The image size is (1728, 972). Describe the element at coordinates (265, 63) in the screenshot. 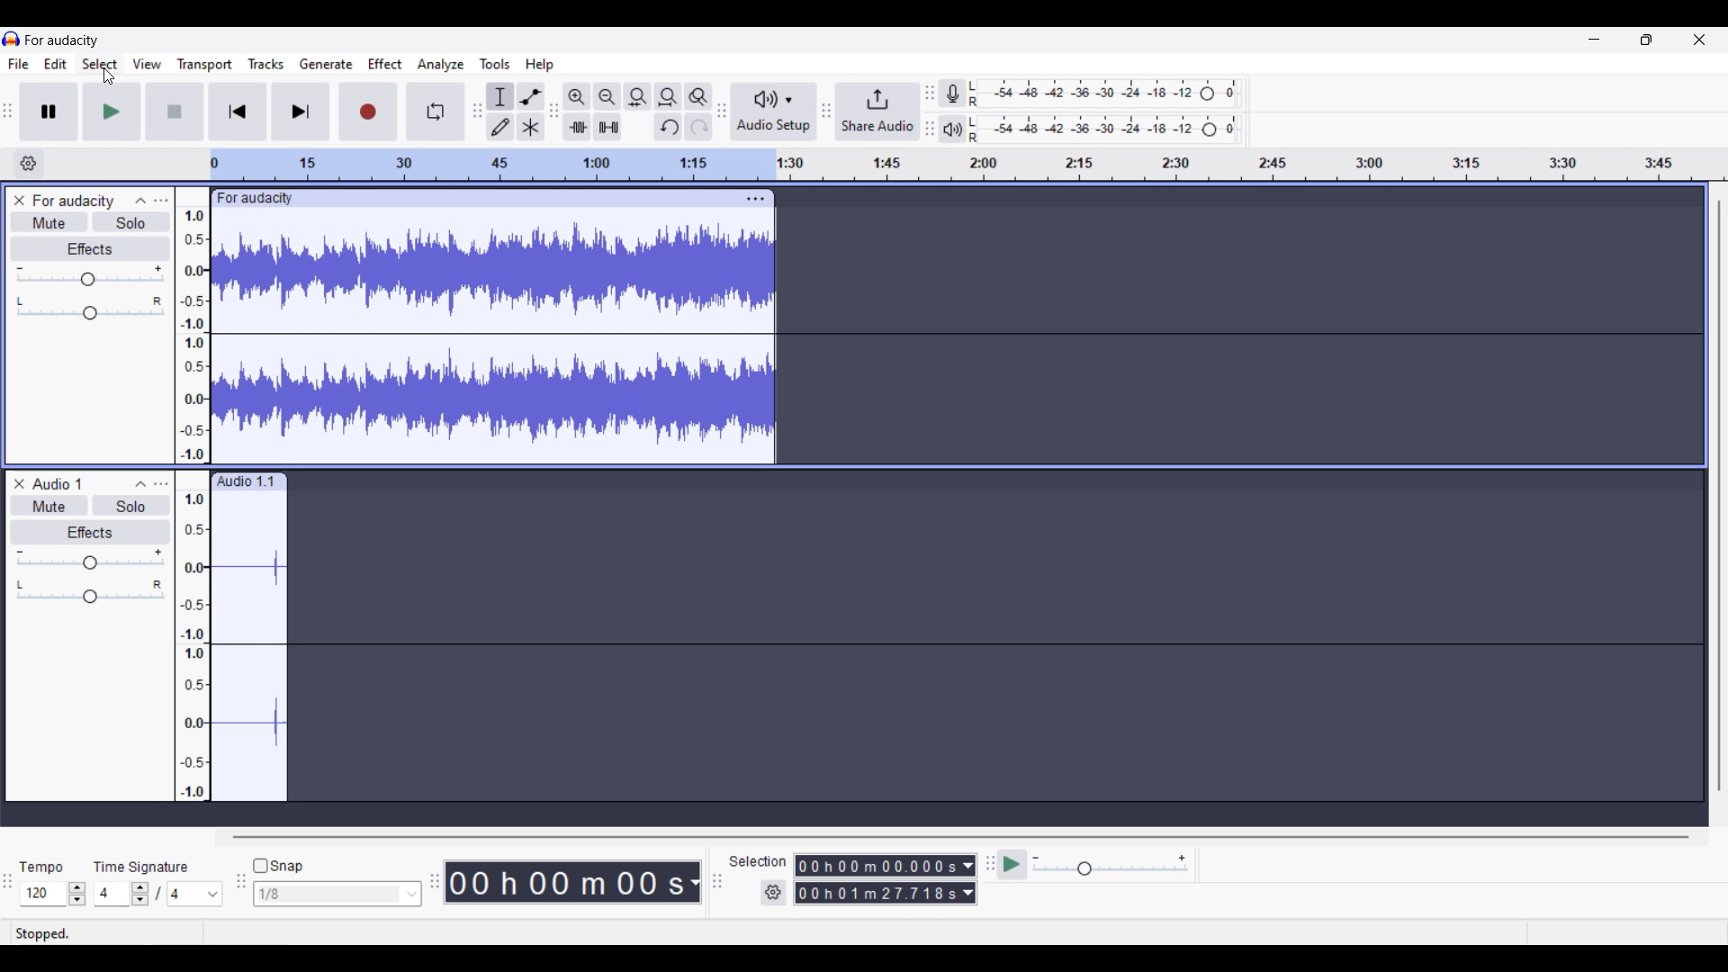

I see `Tracks` at that location.